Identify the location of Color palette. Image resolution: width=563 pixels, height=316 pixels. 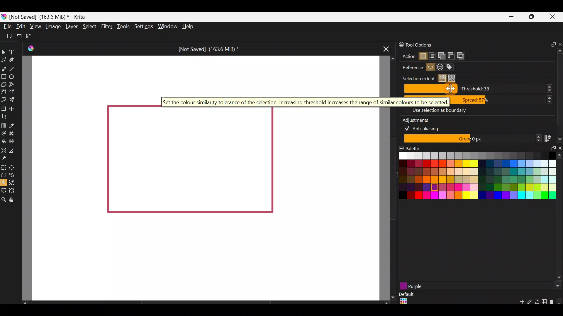
(472, 177).